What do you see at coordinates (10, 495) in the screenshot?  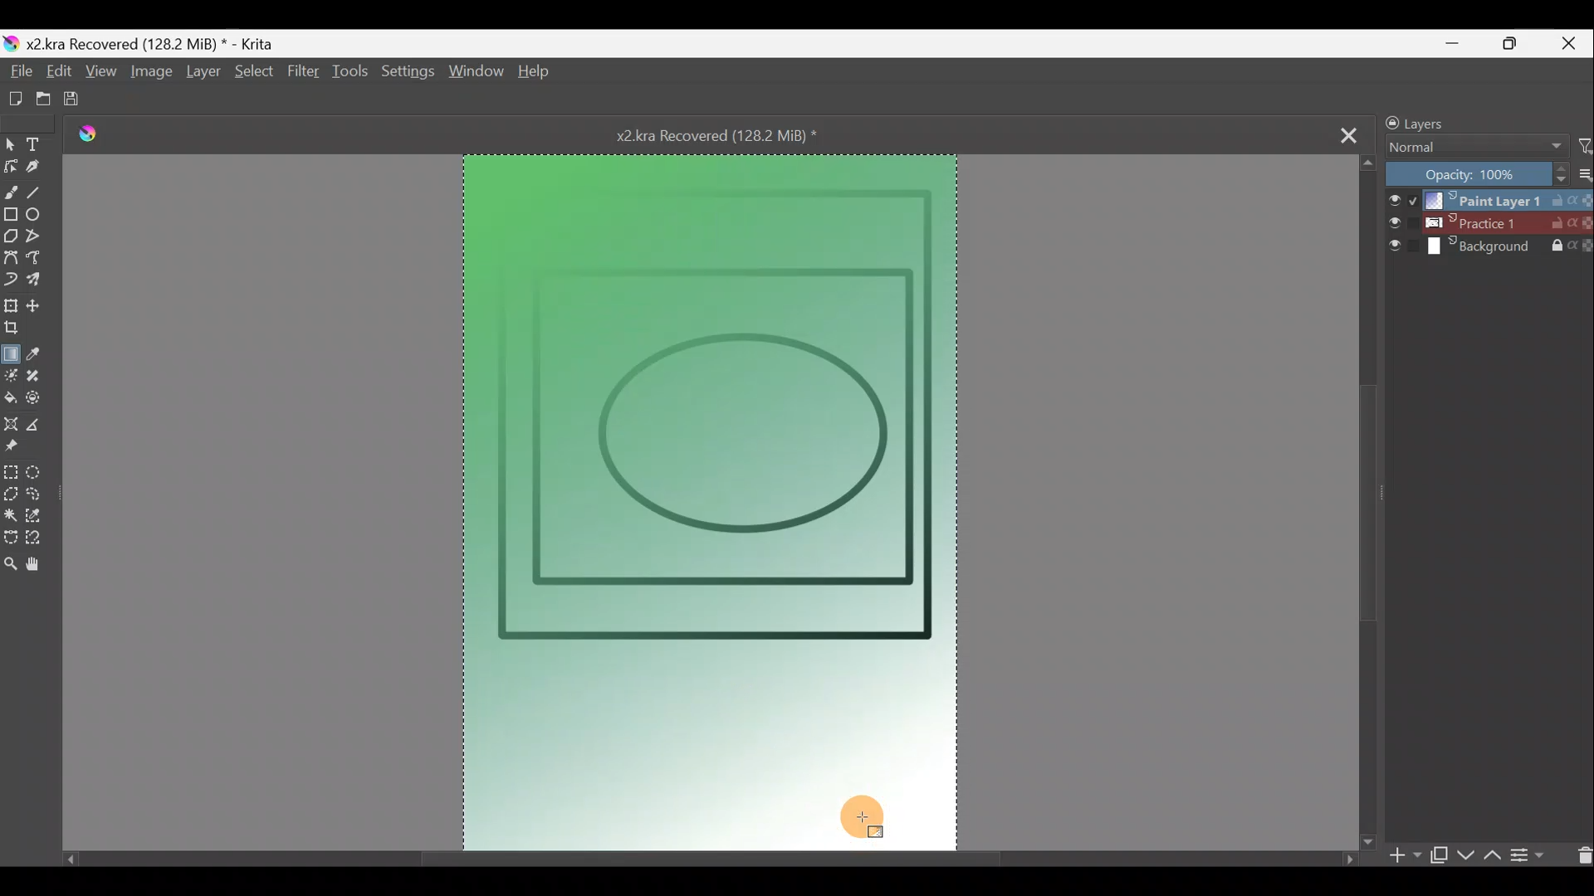 I see `Polgonal selection tool` at bounding box center [10, 495].